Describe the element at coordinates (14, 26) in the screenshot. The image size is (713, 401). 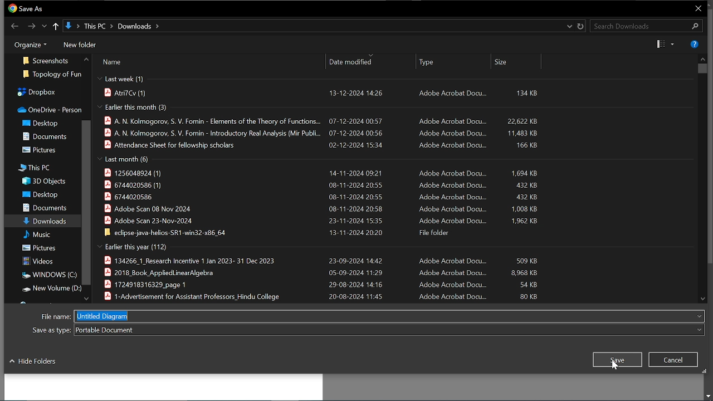
I see `Previous` at that location.